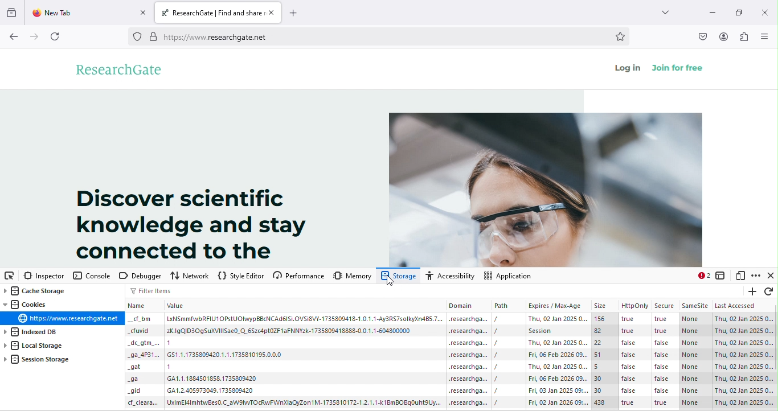 This screenshot has width=778, height=411. What do you see at coordinates (736, 305) in the screenshot?
I see `last accessed` at bounding box center [736, 305].